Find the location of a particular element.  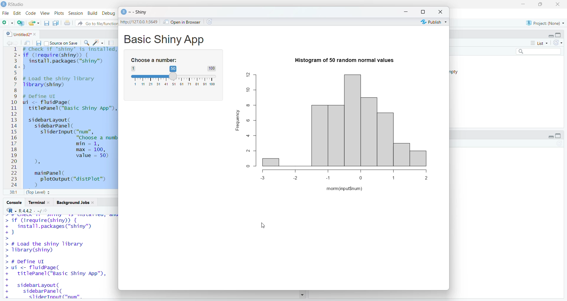

Shiny is located at coordinates (139, 12).